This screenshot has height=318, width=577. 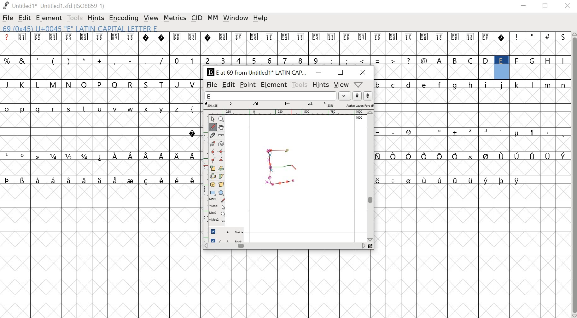 What do you see at coordinates (357, 96) in the screenshot?
I see `up` at bounding box center [357, 96].